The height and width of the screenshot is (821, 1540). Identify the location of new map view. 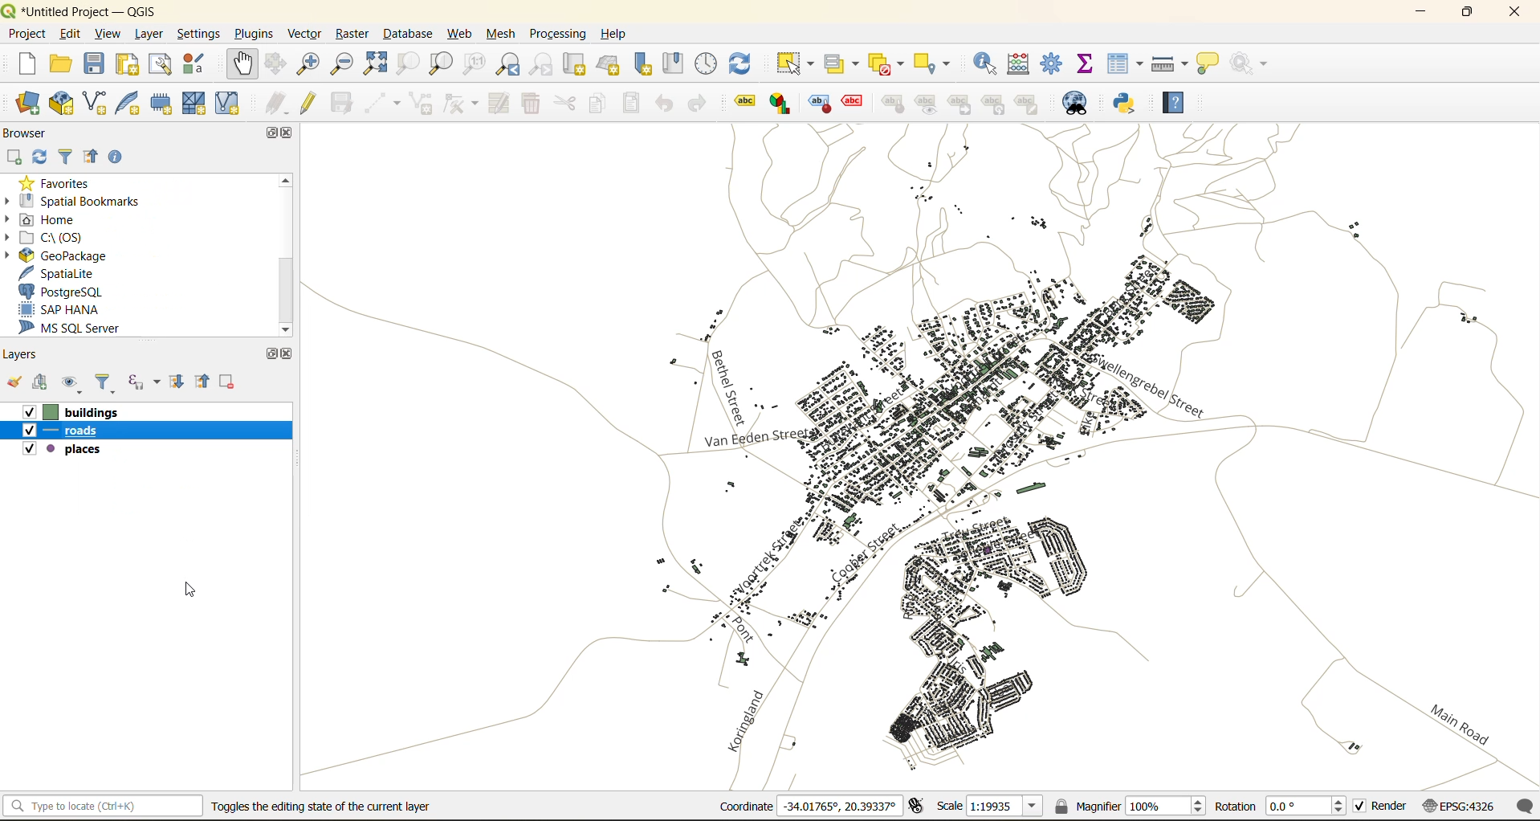
(575, 67).